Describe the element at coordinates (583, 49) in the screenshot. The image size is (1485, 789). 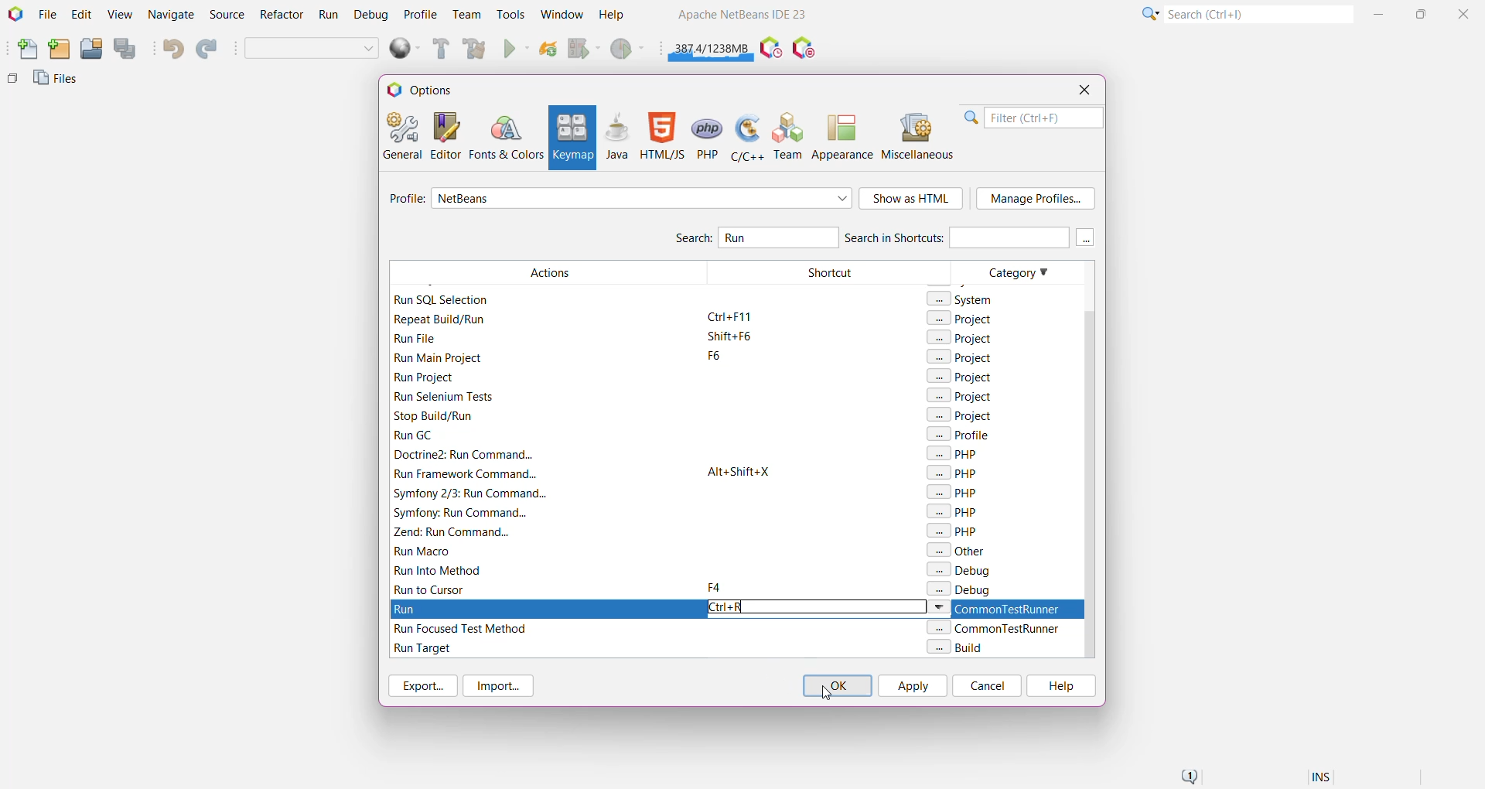
I see `Debug Main Project` at that location.